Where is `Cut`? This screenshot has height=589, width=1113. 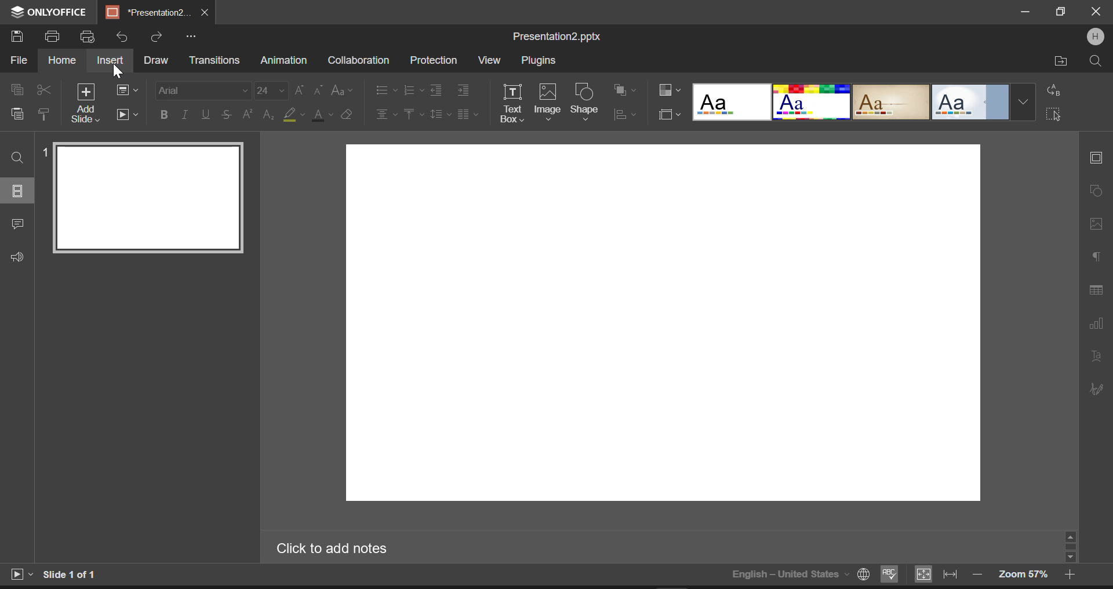 Cut is located at coordinates (44, 88).